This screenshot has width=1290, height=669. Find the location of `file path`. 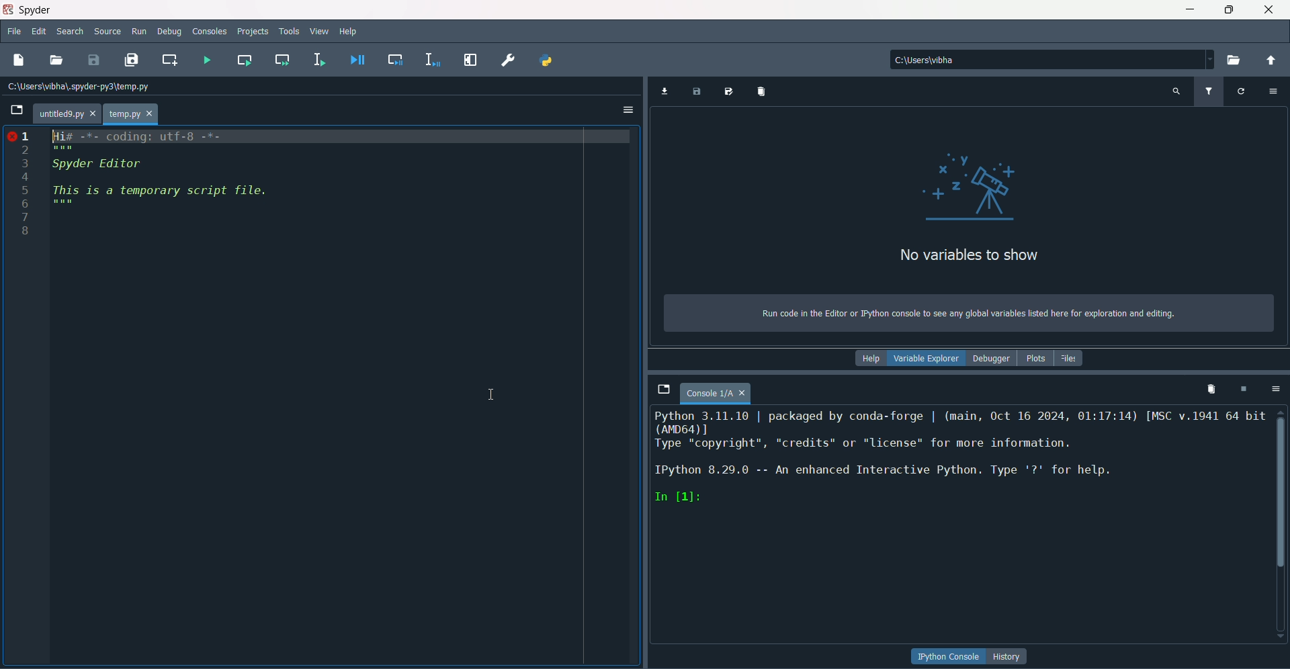

file path is located at coordinates (81, 87).